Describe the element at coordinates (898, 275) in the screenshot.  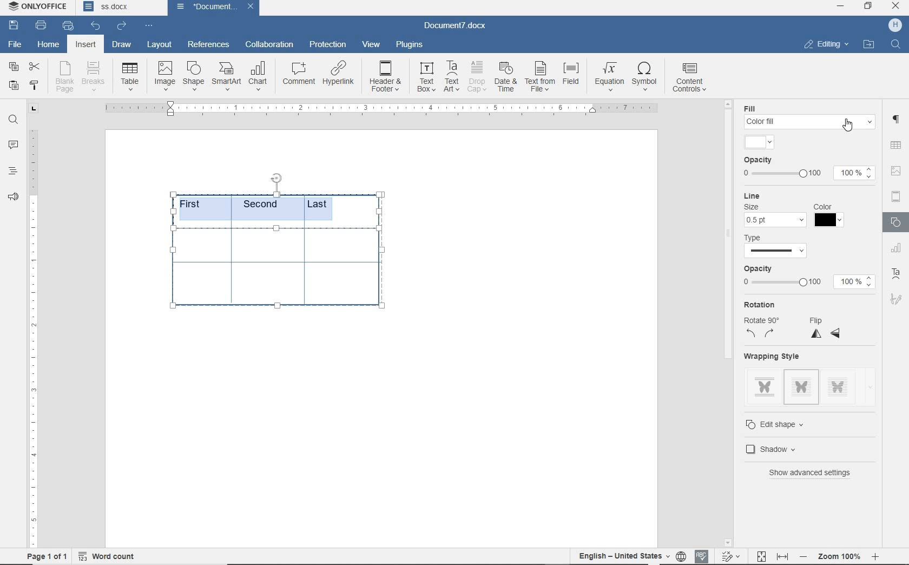
I see `text art` at that location.